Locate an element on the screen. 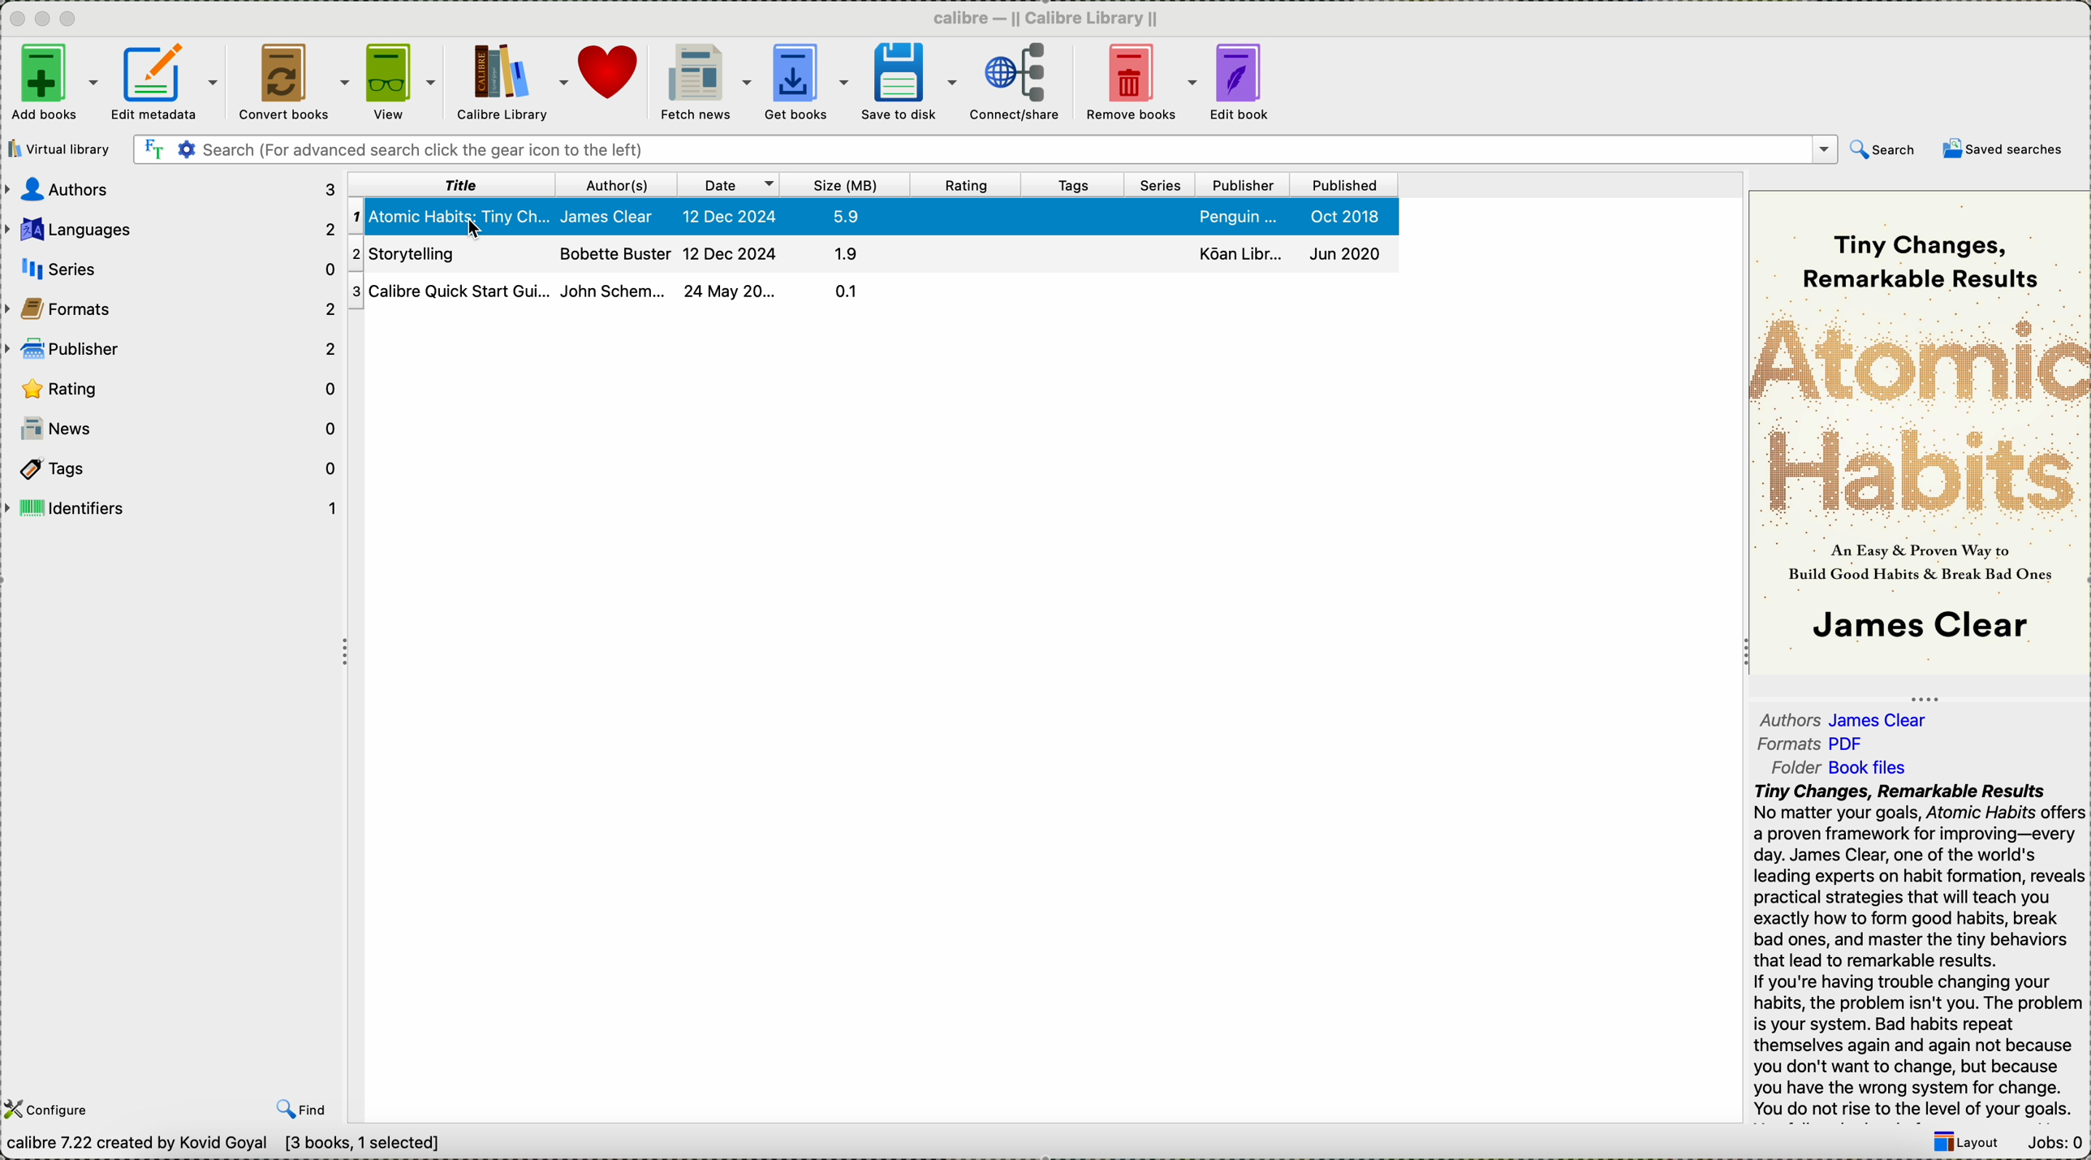  add books is located at coordinates (52, 84).